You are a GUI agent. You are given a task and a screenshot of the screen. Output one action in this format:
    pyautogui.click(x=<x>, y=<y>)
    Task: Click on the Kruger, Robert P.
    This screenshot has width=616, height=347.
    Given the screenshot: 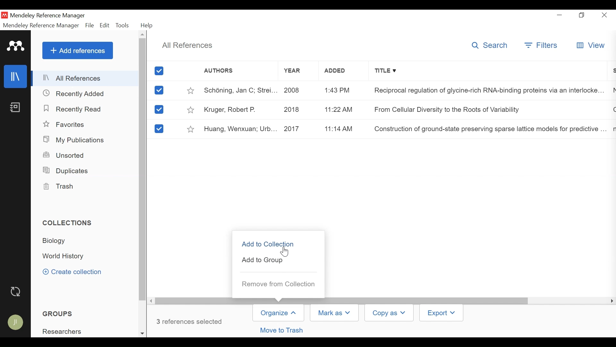 What is the action you would take?
    pyautogui.click(x=240, y=109)
    